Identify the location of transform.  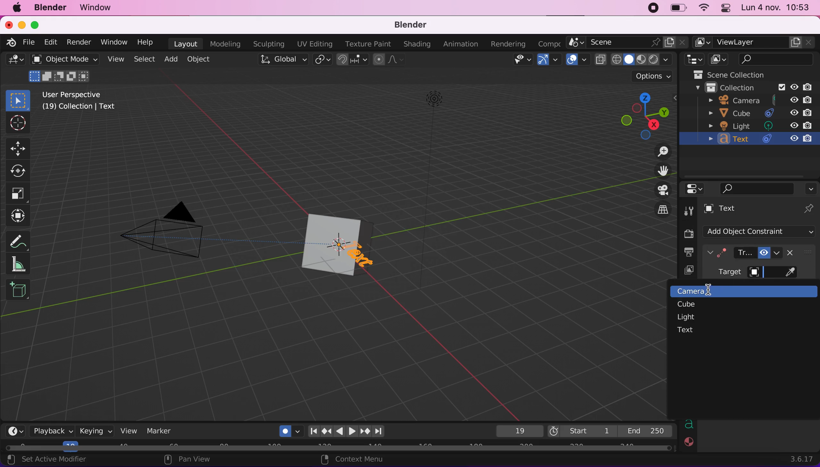
(17, 217).